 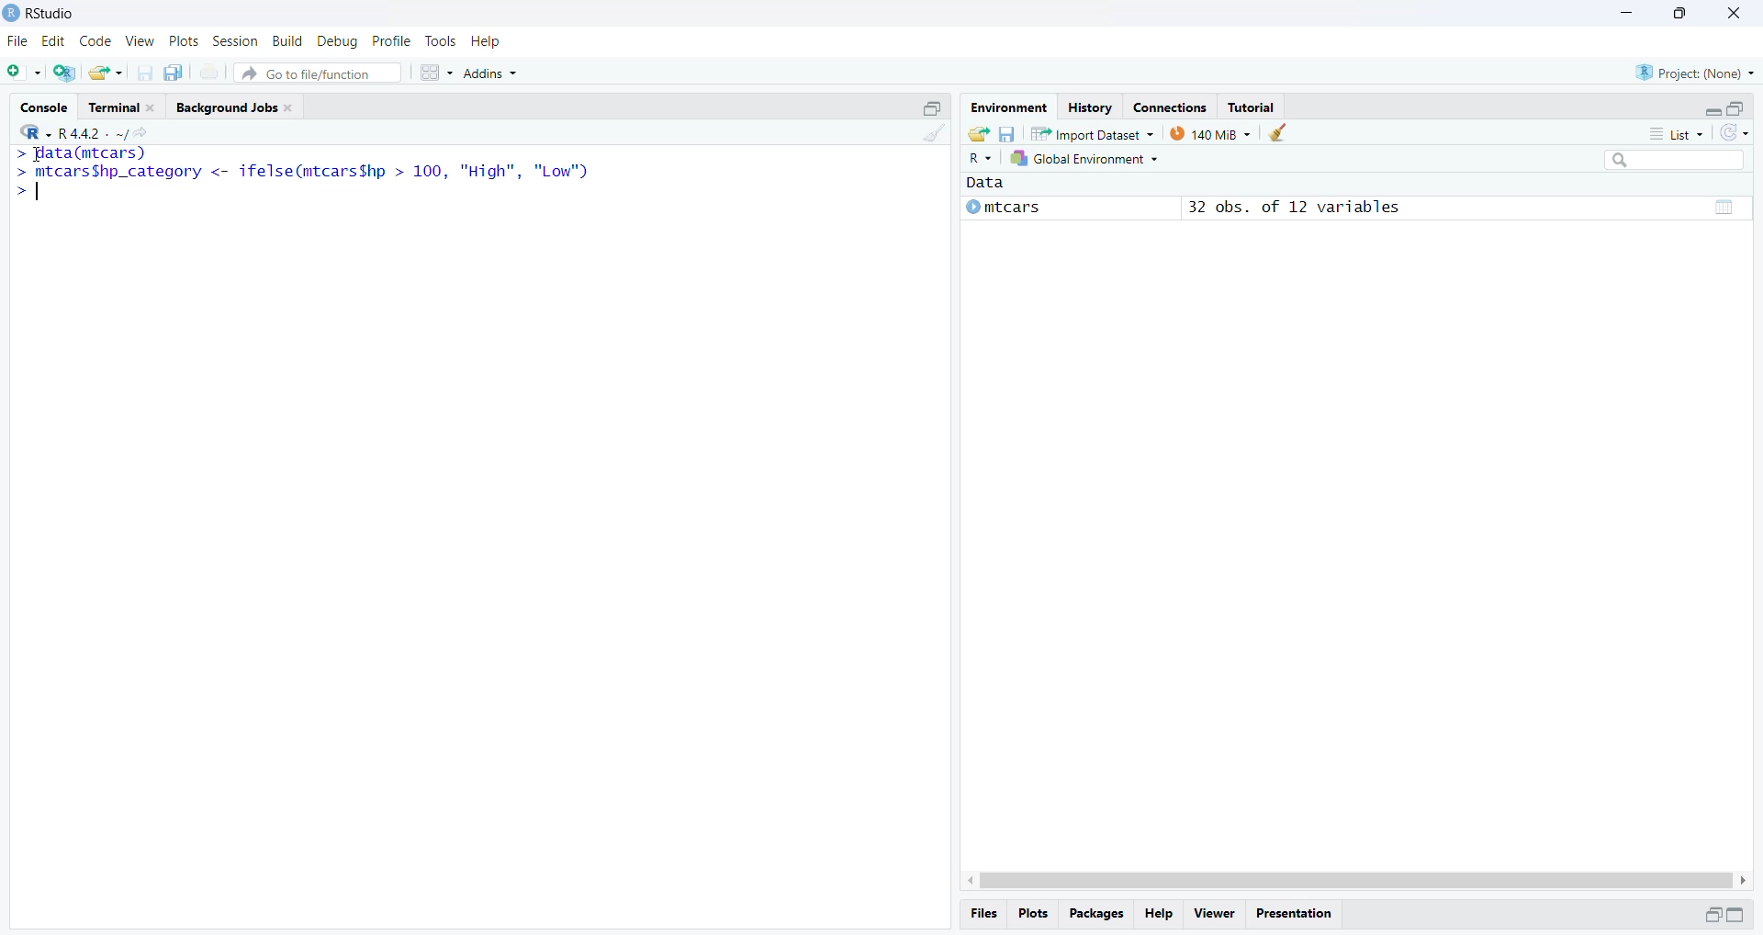 What do you see at coordinates (934, 107) in the screenshot?
I see `Maximize` at bounding box center [934, 107].